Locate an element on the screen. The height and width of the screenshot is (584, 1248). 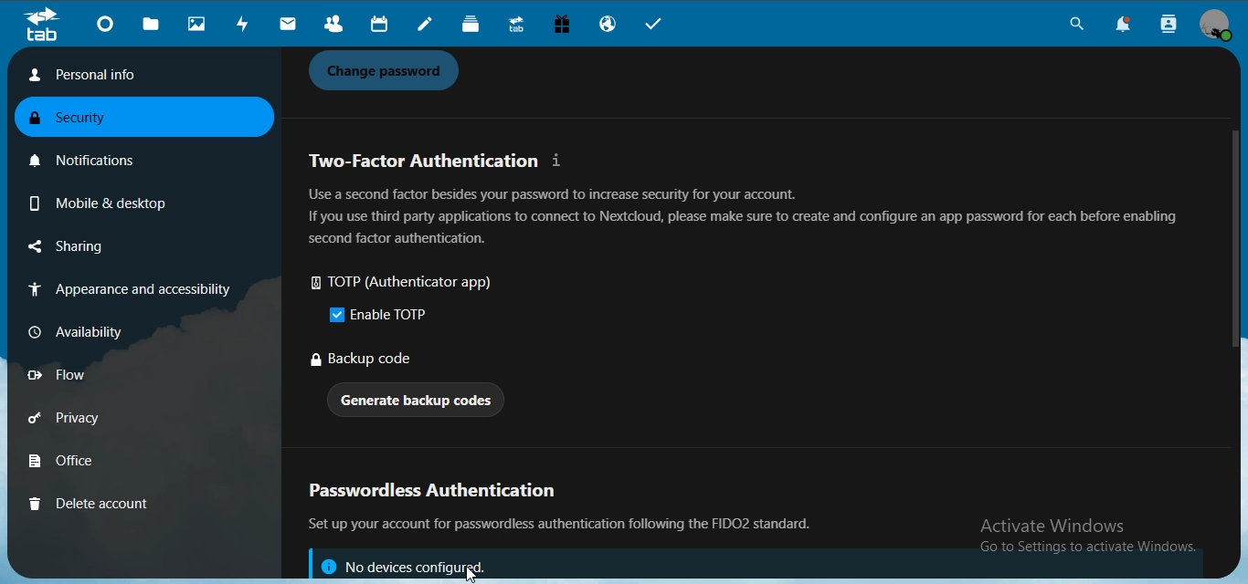
privacy is located at coordinates (90, 421).